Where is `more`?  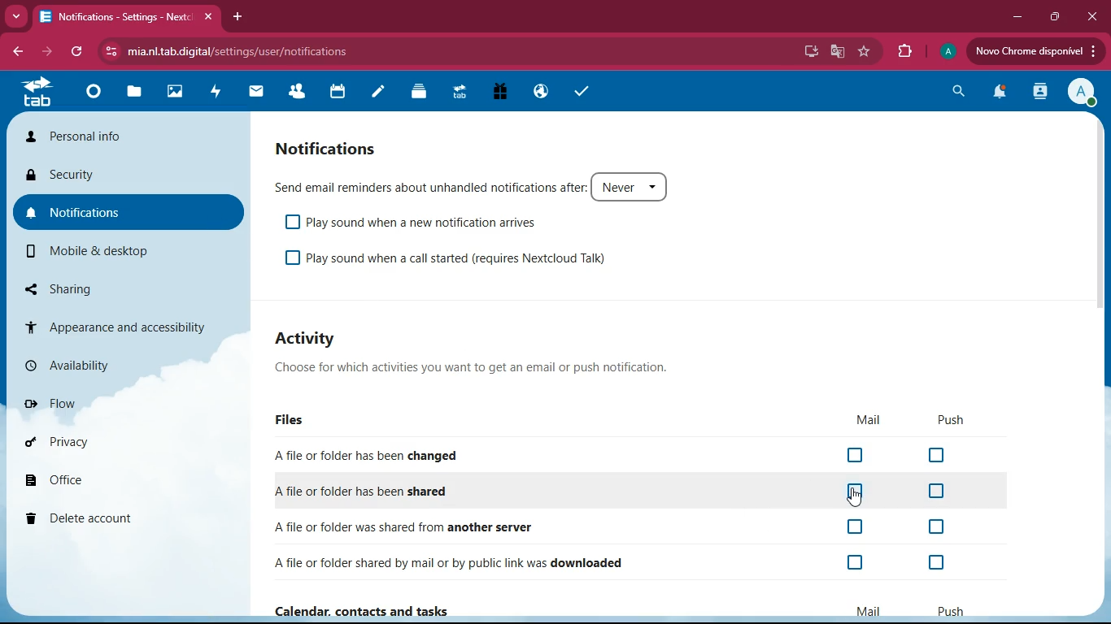 more is located at coordinates (16, 15).